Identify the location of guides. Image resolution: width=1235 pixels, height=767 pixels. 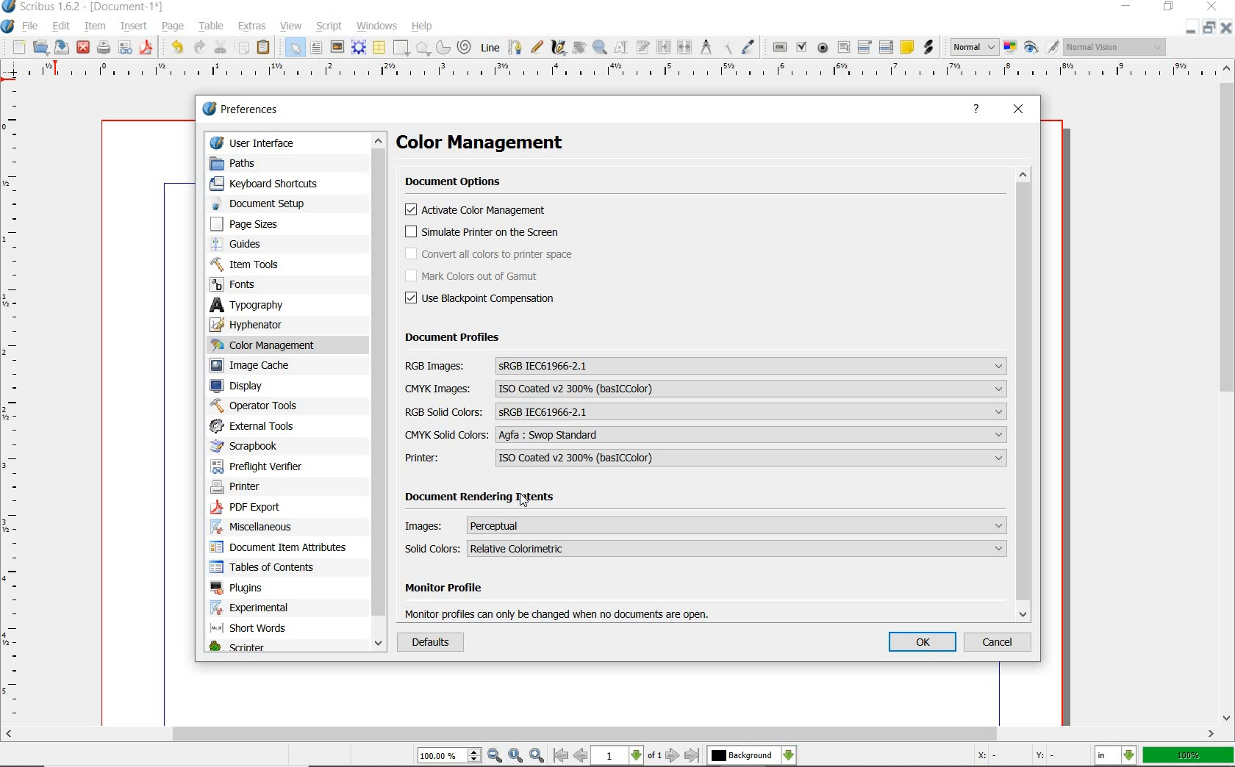
(265, 245).